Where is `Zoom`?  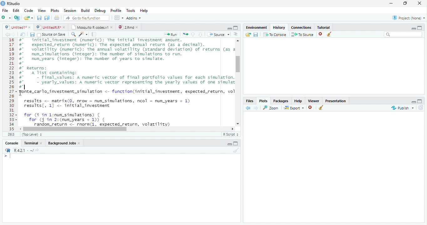 Zoom is located at coordinates (271, 107).